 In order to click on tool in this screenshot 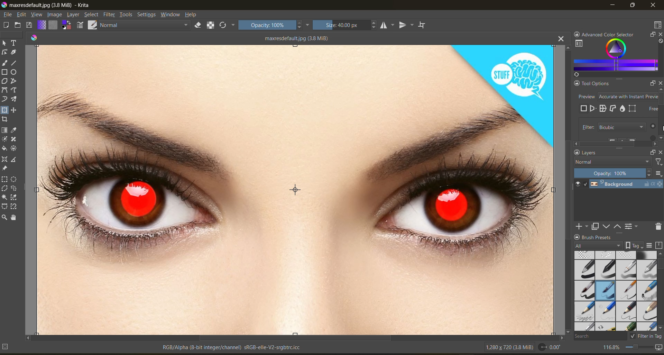, I will do `click(5, 180)`.